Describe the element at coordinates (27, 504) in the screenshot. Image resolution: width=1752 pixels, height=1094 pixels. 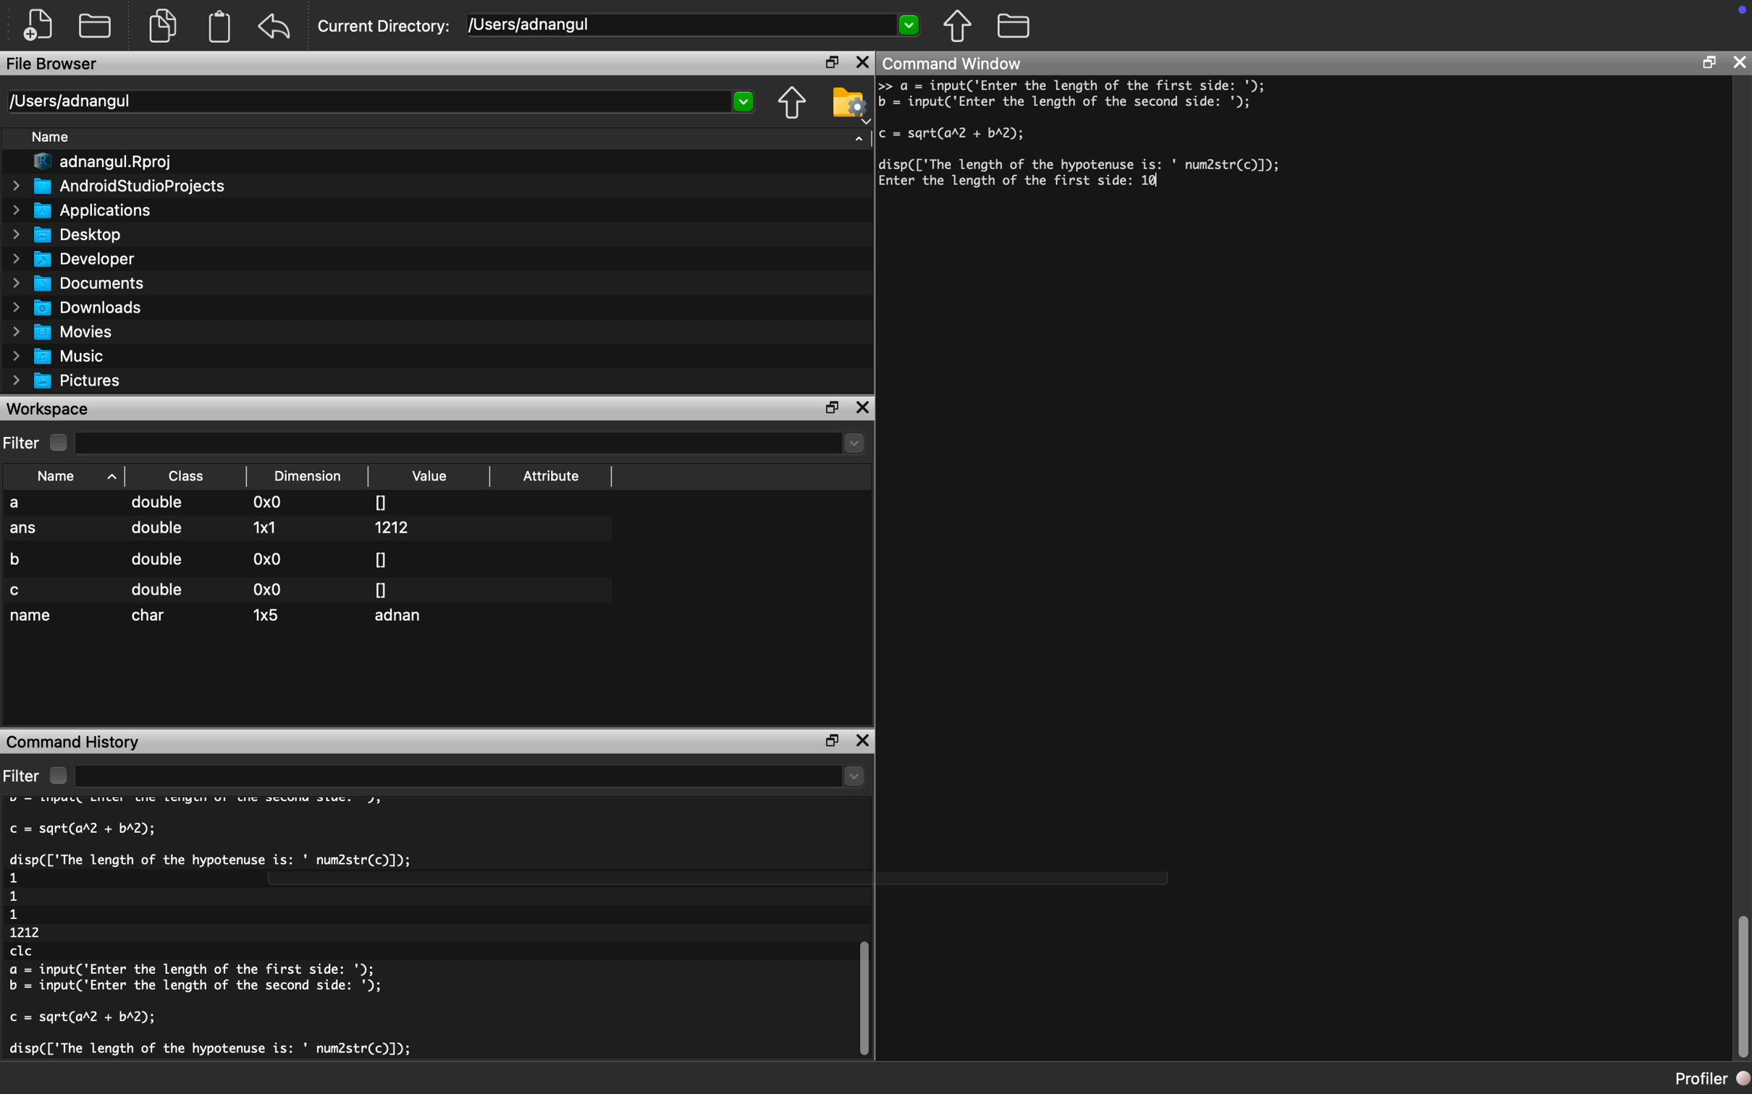
I see `a` at that location.